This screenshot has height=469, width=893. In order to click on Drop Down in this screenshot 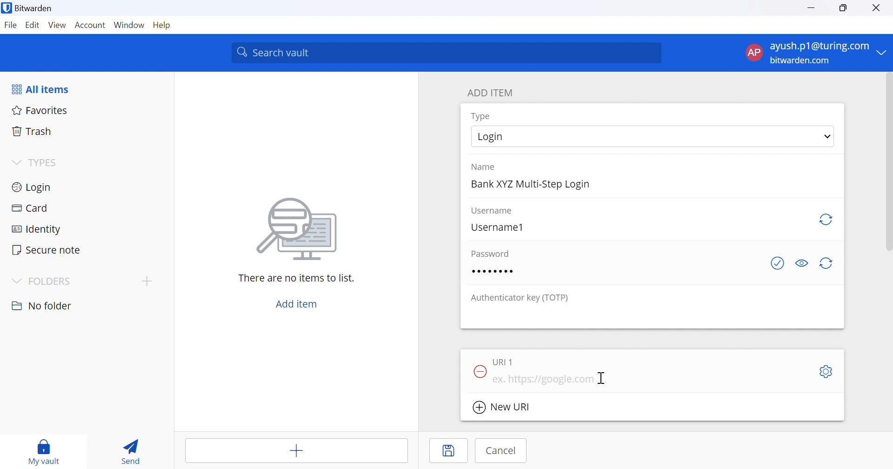, I will do `click(884, 53)`.